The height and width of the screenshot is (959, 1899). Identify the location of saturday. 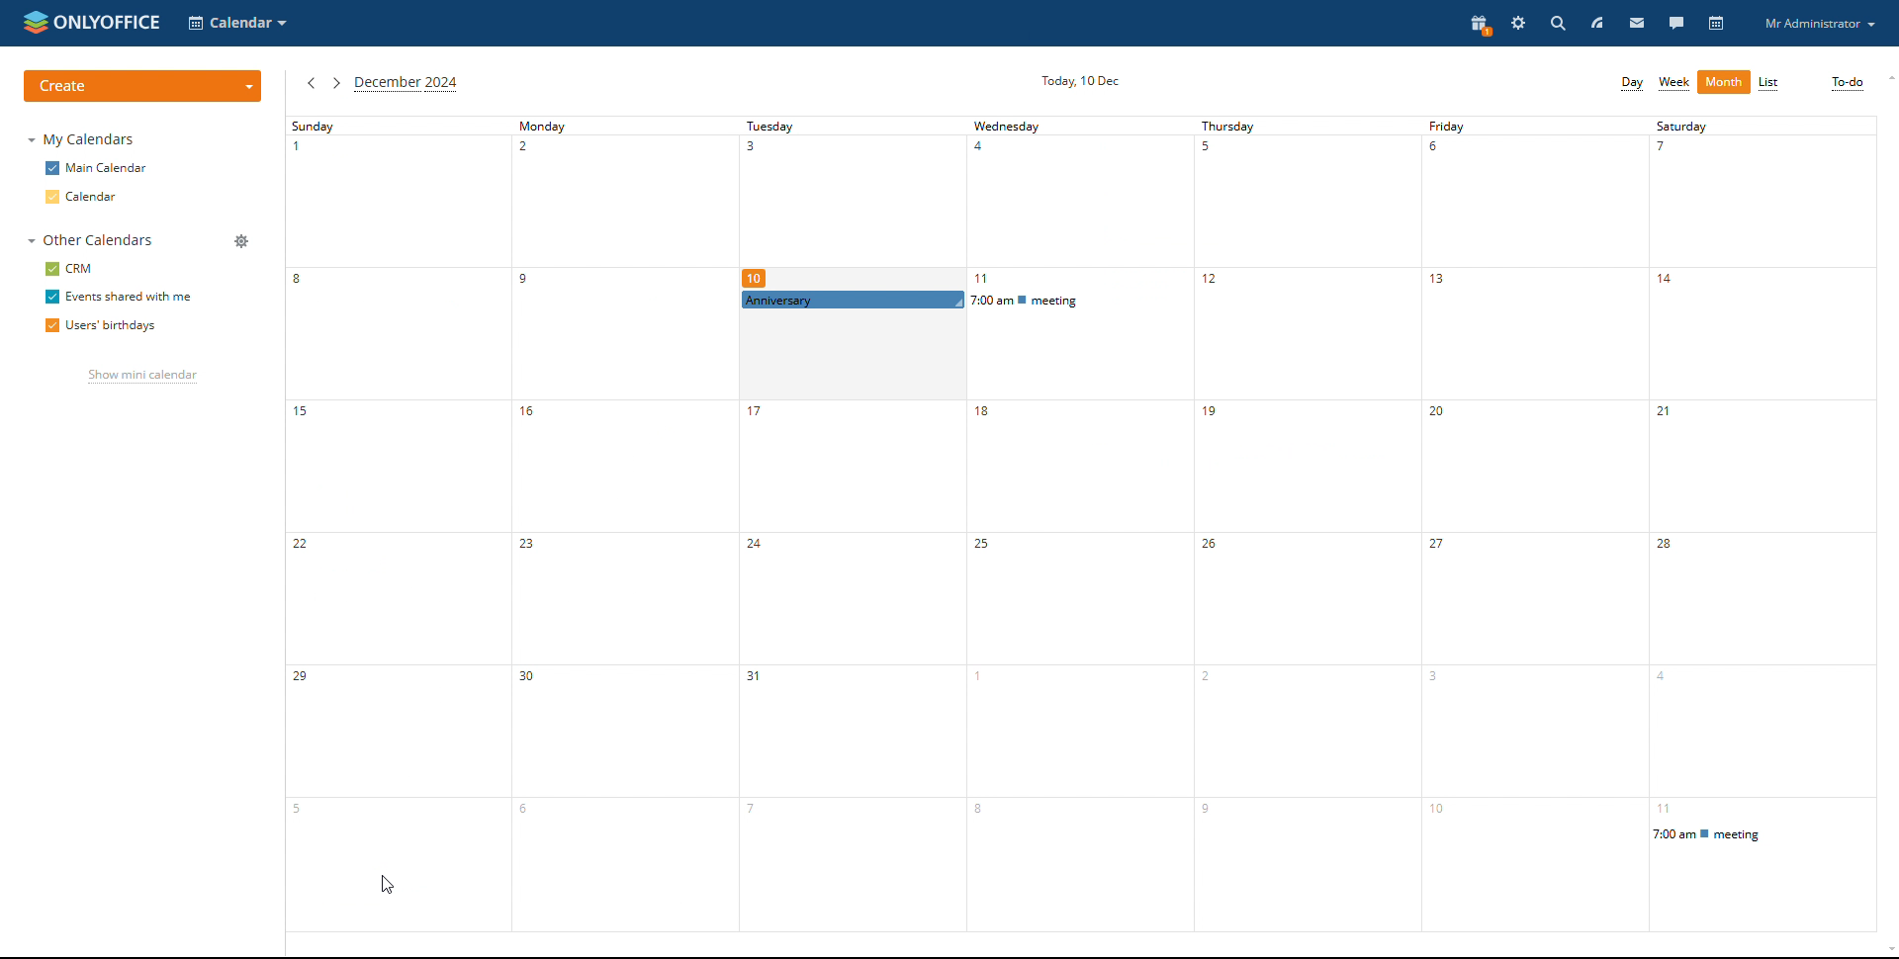
(1767, 524).